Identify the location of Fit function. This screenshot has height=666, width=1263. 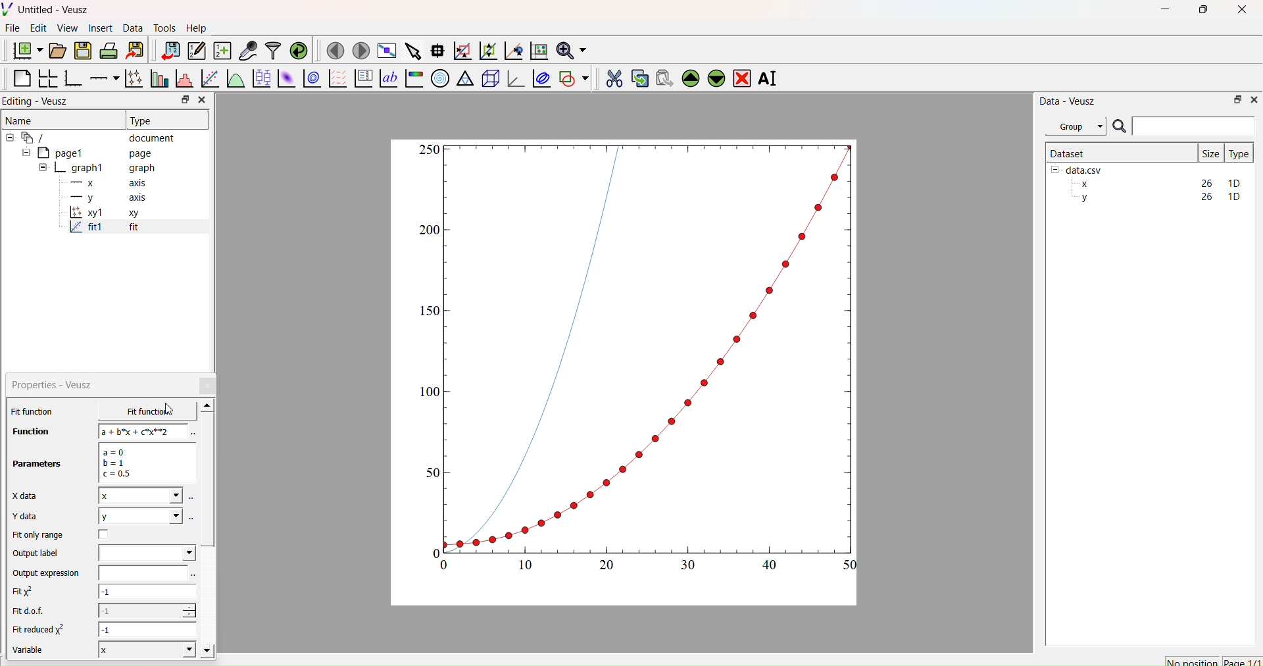
(34, 411).